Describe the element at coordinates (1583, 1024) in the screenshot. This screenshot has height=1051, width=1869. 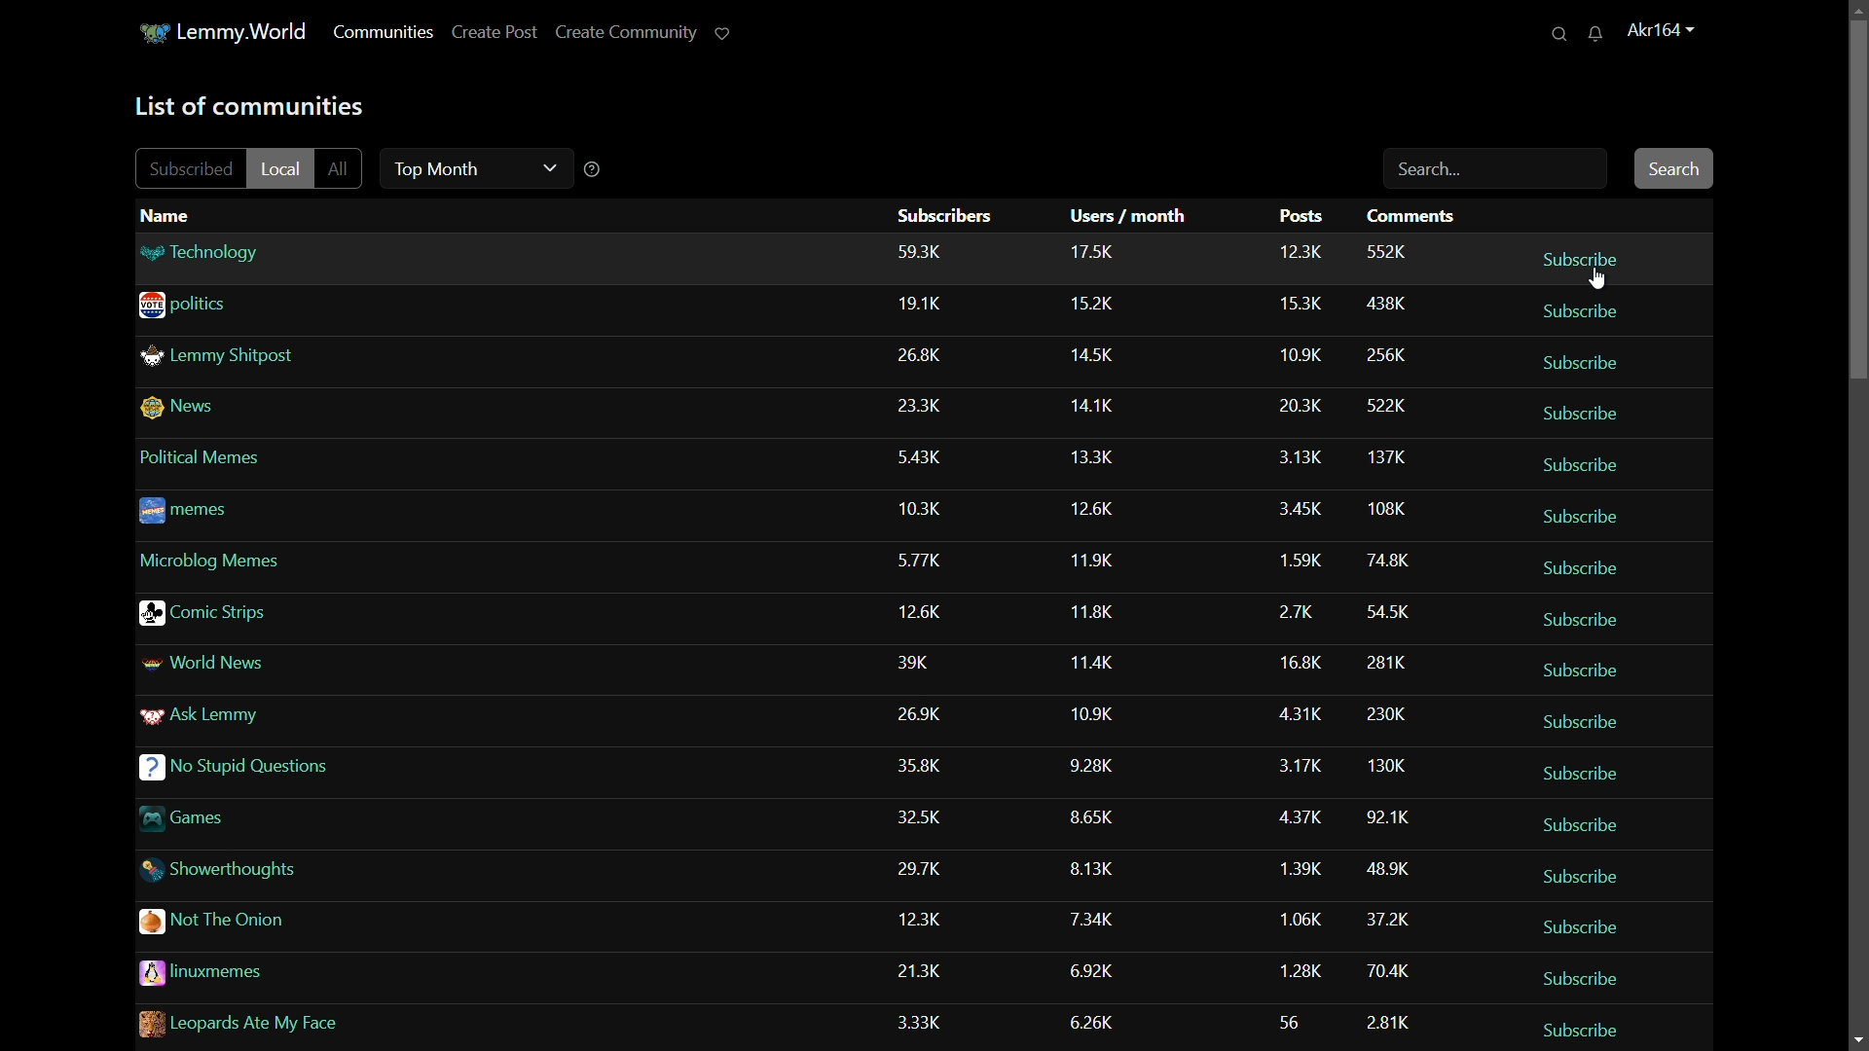
I see `subscribe/unsubscribe` at that location.